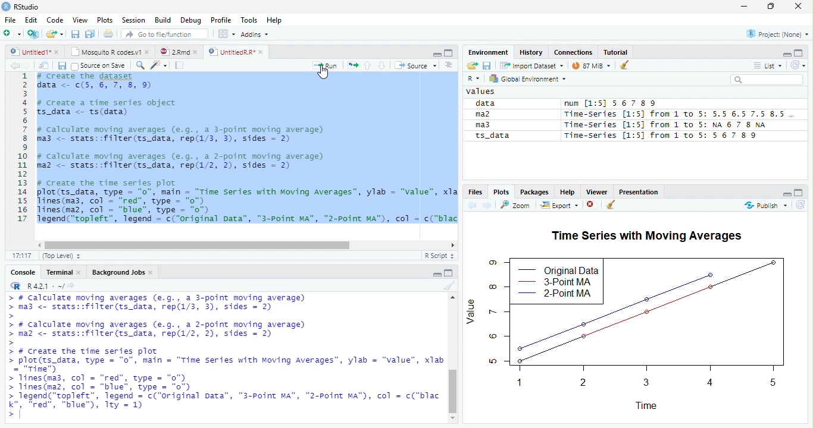 The height and width of the screenshot is (428, 813). I want to click on ts_data, so click(493, 137).